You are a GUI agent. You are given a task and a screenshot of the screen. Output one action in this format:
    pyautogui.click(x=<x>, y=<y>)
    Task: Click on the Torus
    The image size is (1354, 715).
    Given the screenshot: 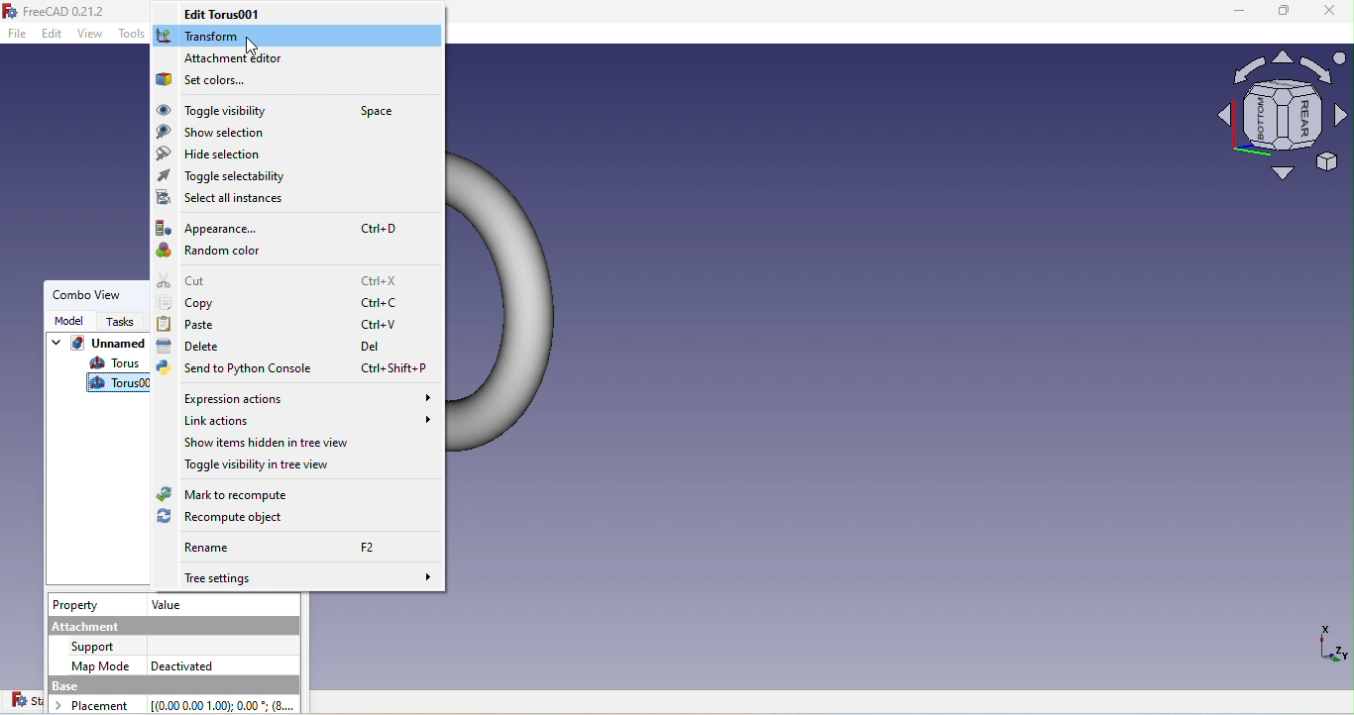 What is the action you would take?
    pyautogui.click(x=118, y=364)
    